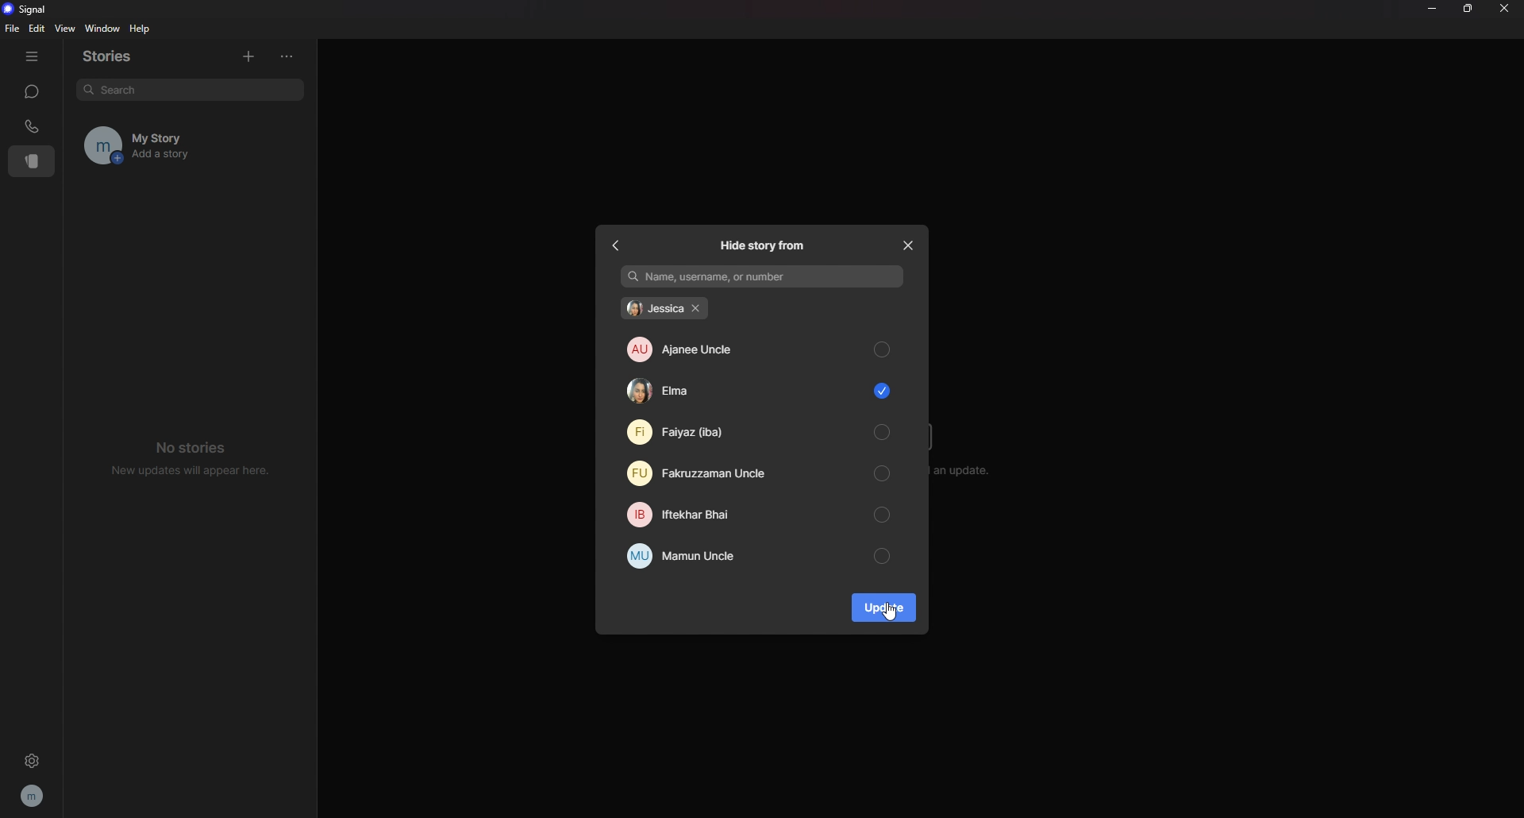 The height and width of the screenshot is (818, 1524). I want to click on faiyaz (iba), so click(756, 432).